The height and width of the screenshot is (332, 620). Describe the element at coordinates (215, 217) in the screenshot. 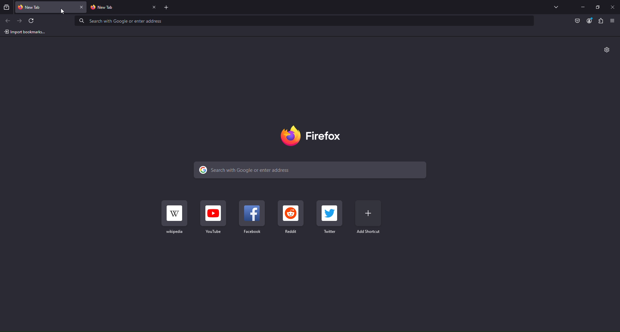

I see `Youtube Shortcut` at that location.